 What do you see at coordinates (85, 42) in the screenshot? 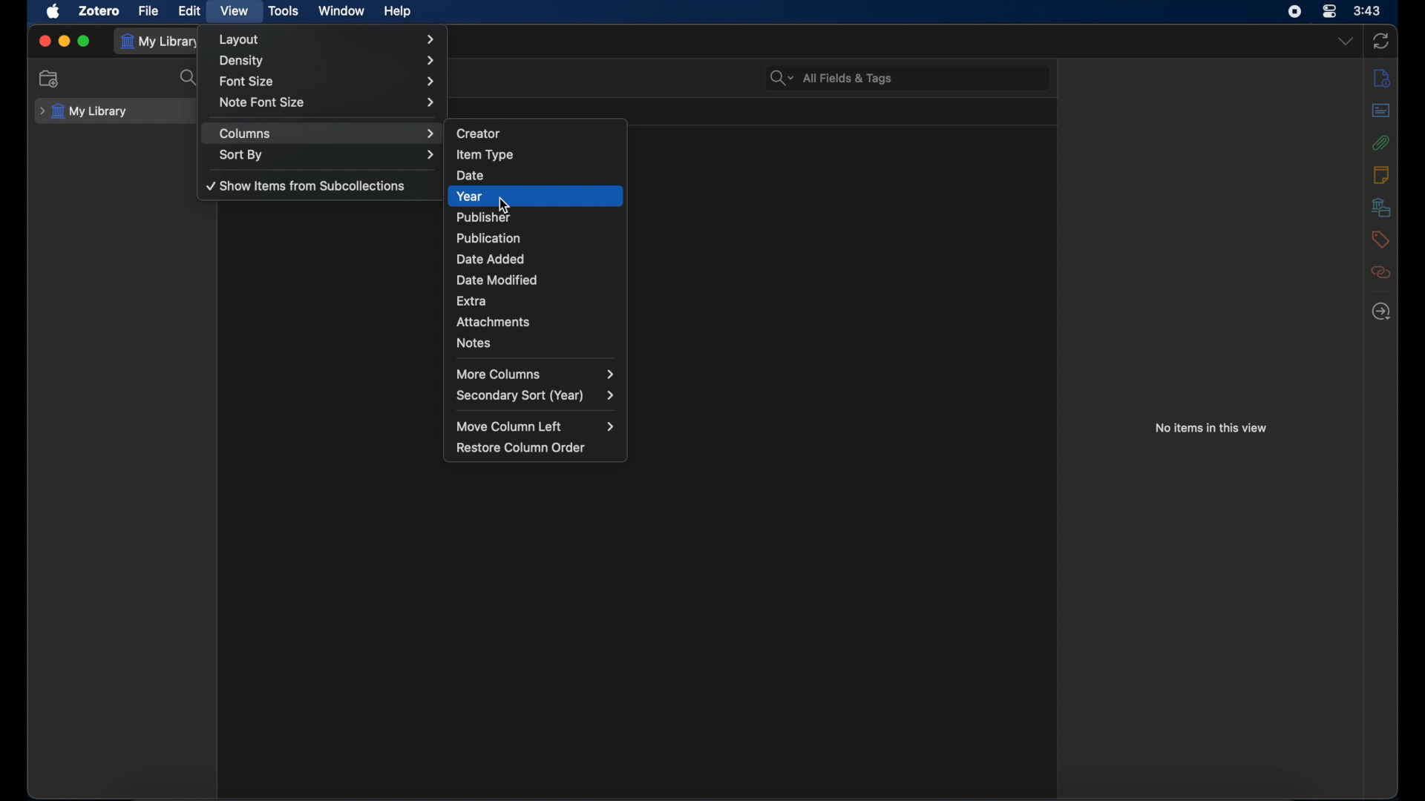
I see `maximize` at bounding box center [85, 42].